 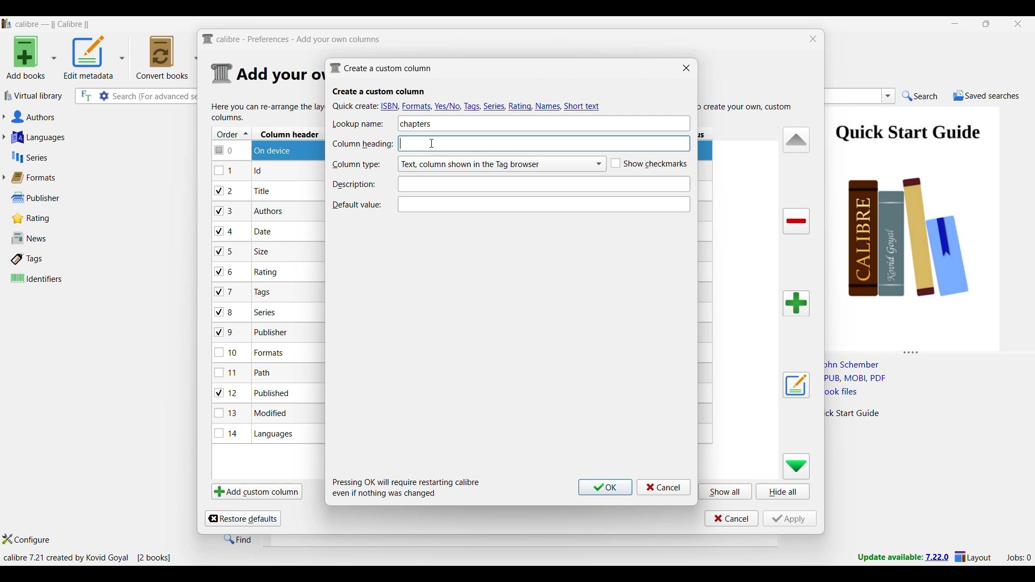 I want to click on Text, so click(x=542, y=184).